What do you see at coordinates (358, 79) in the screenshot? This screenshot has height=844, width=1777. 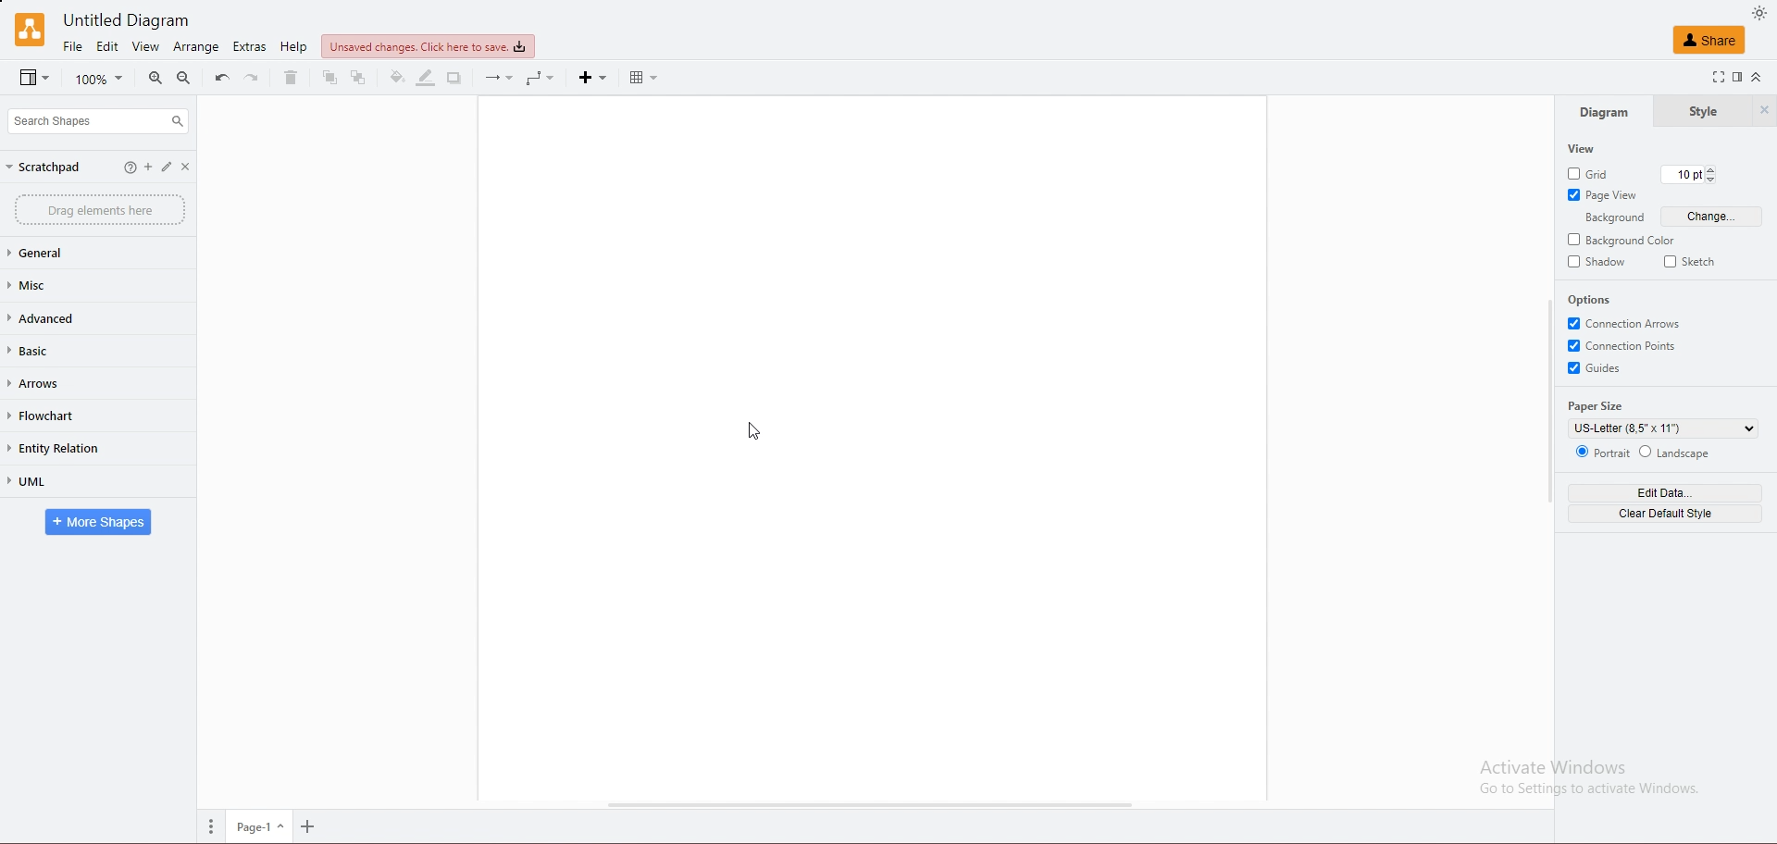 I see `to back` at bounding box center [358, 79].